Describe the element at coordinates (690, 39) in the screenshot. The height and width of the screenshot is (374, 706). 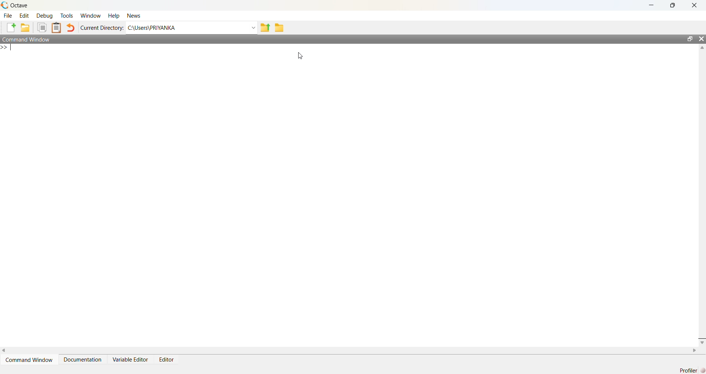
I see `restore` at that location.